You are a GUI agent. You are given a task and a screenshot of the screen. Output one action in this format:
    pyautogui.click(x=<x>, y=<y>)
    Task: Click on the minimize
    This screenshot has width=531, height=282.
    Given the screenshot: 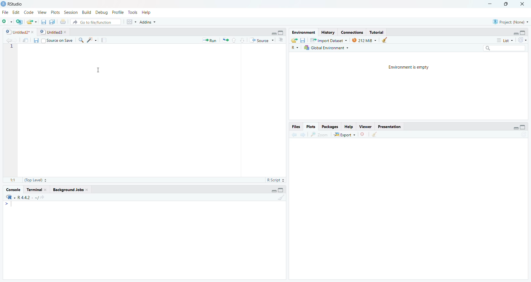 What is the action you would take?
    pyautogui.click(x=270, y=191)
    